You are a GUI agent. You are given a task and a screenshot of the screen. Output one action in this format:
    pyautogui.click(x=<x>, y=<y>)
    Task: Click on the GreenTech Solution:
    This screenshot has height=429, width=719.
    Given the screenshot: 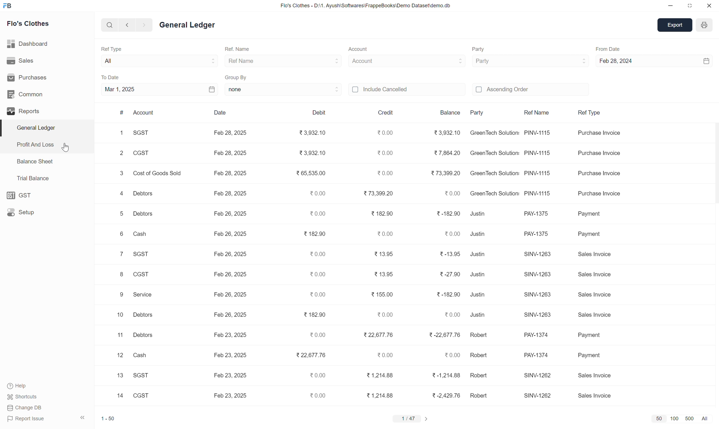 What is the action you would take?
    pyautogui.click(x=495, y=195)
    